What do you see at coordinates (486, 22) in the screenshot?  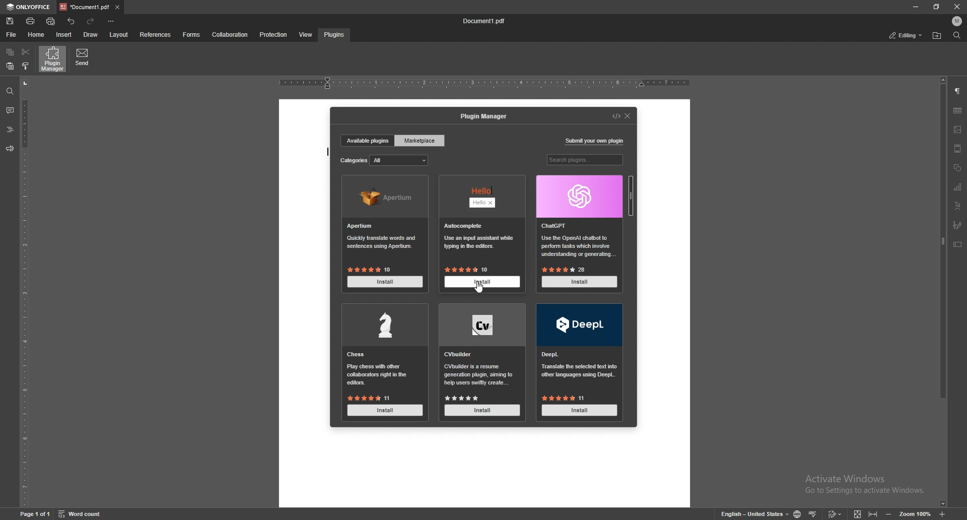 I see `Document1 pdf` at bounding box center [486, 22].